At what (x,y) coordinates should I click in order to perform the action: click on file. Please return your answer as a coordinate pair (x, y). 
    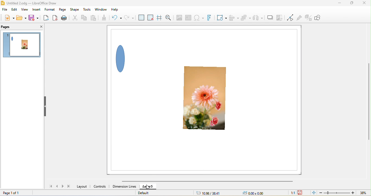
    Looking at the image, I should click on (5, 10).